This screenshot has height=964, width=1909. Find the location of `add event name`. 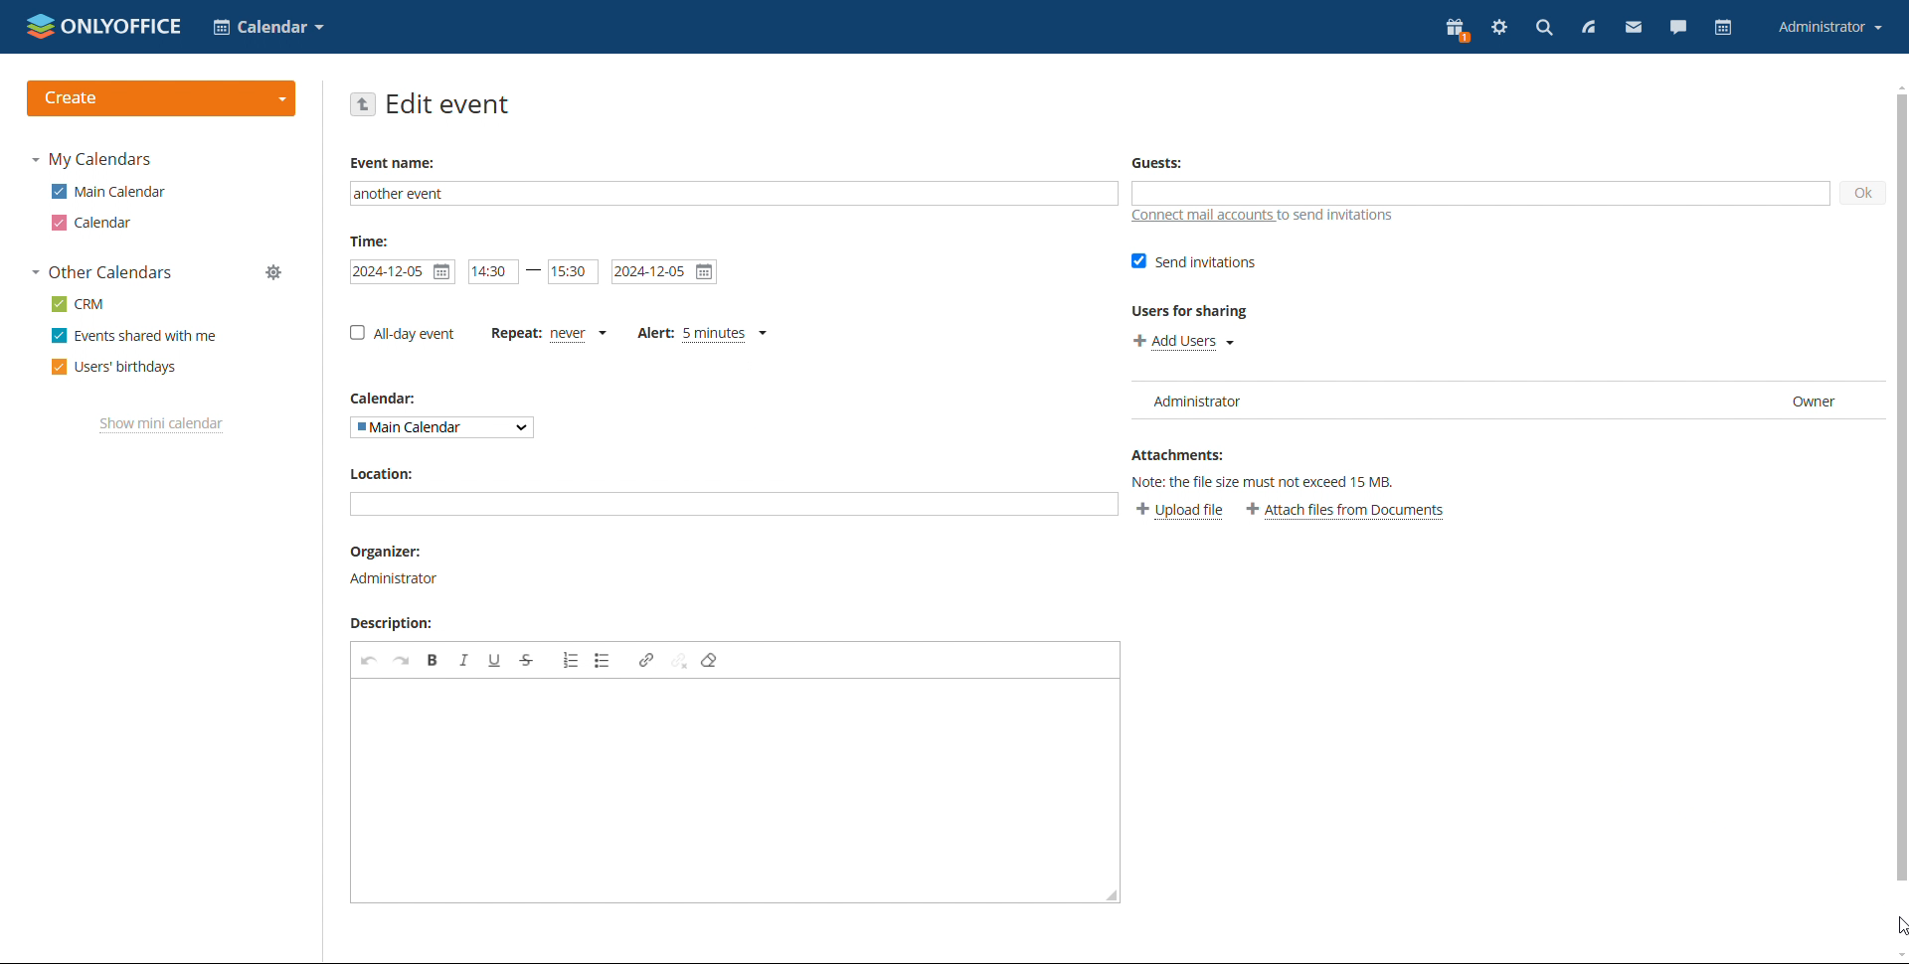

add event name is located at coordinates (734, 194).